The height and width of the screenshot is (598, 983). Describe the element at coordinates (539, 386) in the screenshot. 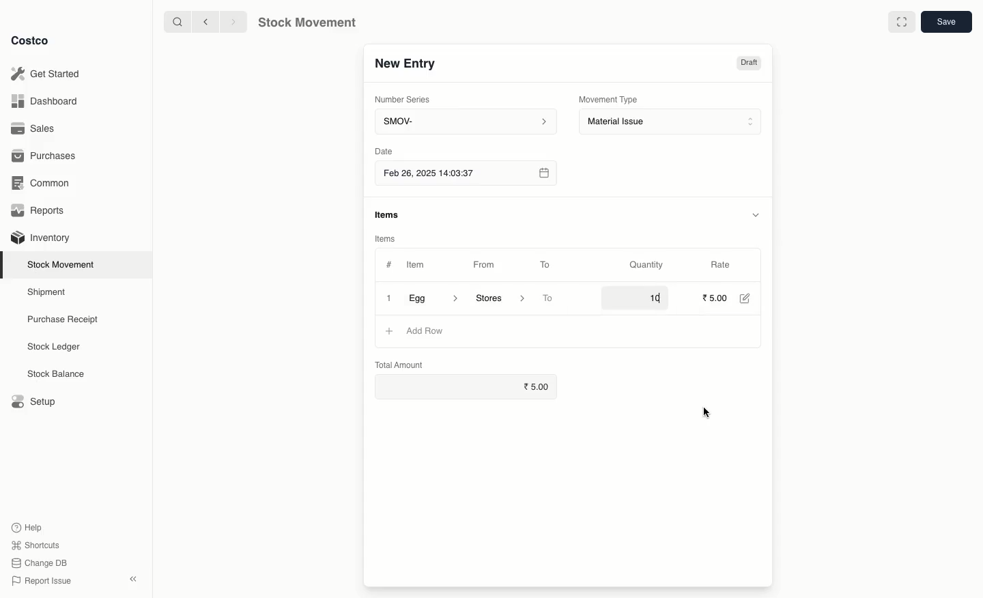

I see `5.00` at that location.